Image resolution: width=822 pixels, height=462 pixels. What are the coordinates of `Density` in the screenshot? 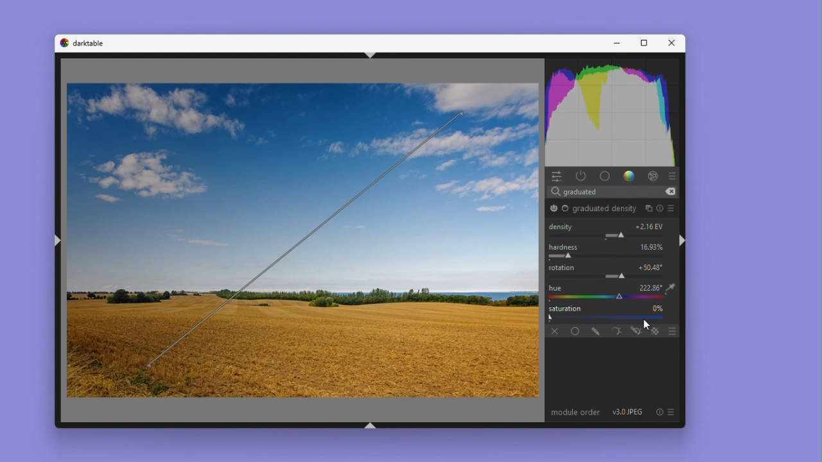 It's located at (563, 226).